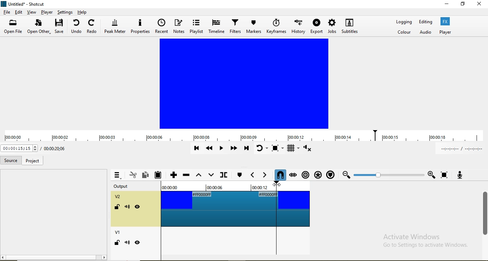  What do you see at coordinates (215, 26) in the screenshot?
I see `timeline` at bounding box center [215, 26].